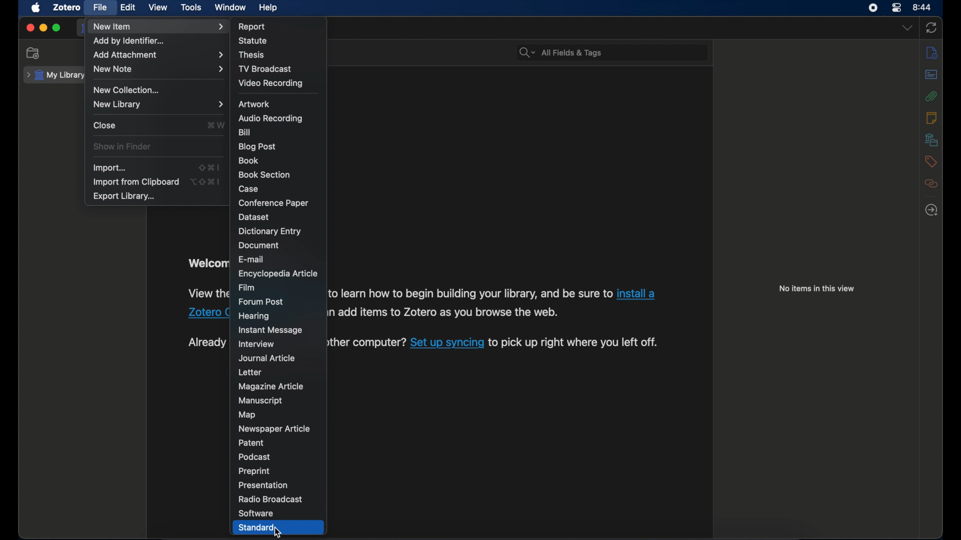 The width and height of the screenshot is (961, 540). I want to click on add by identifier, so click(131, 41).